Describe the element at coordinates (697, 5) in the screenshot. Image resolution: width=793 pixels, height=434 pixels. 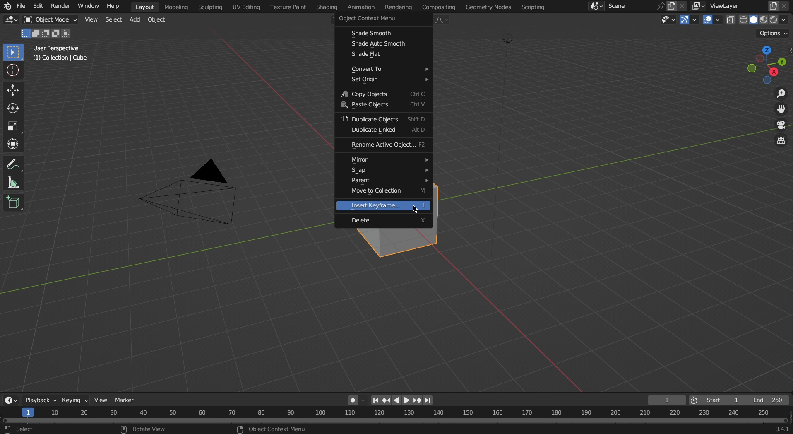
I see `More layers` at that location.